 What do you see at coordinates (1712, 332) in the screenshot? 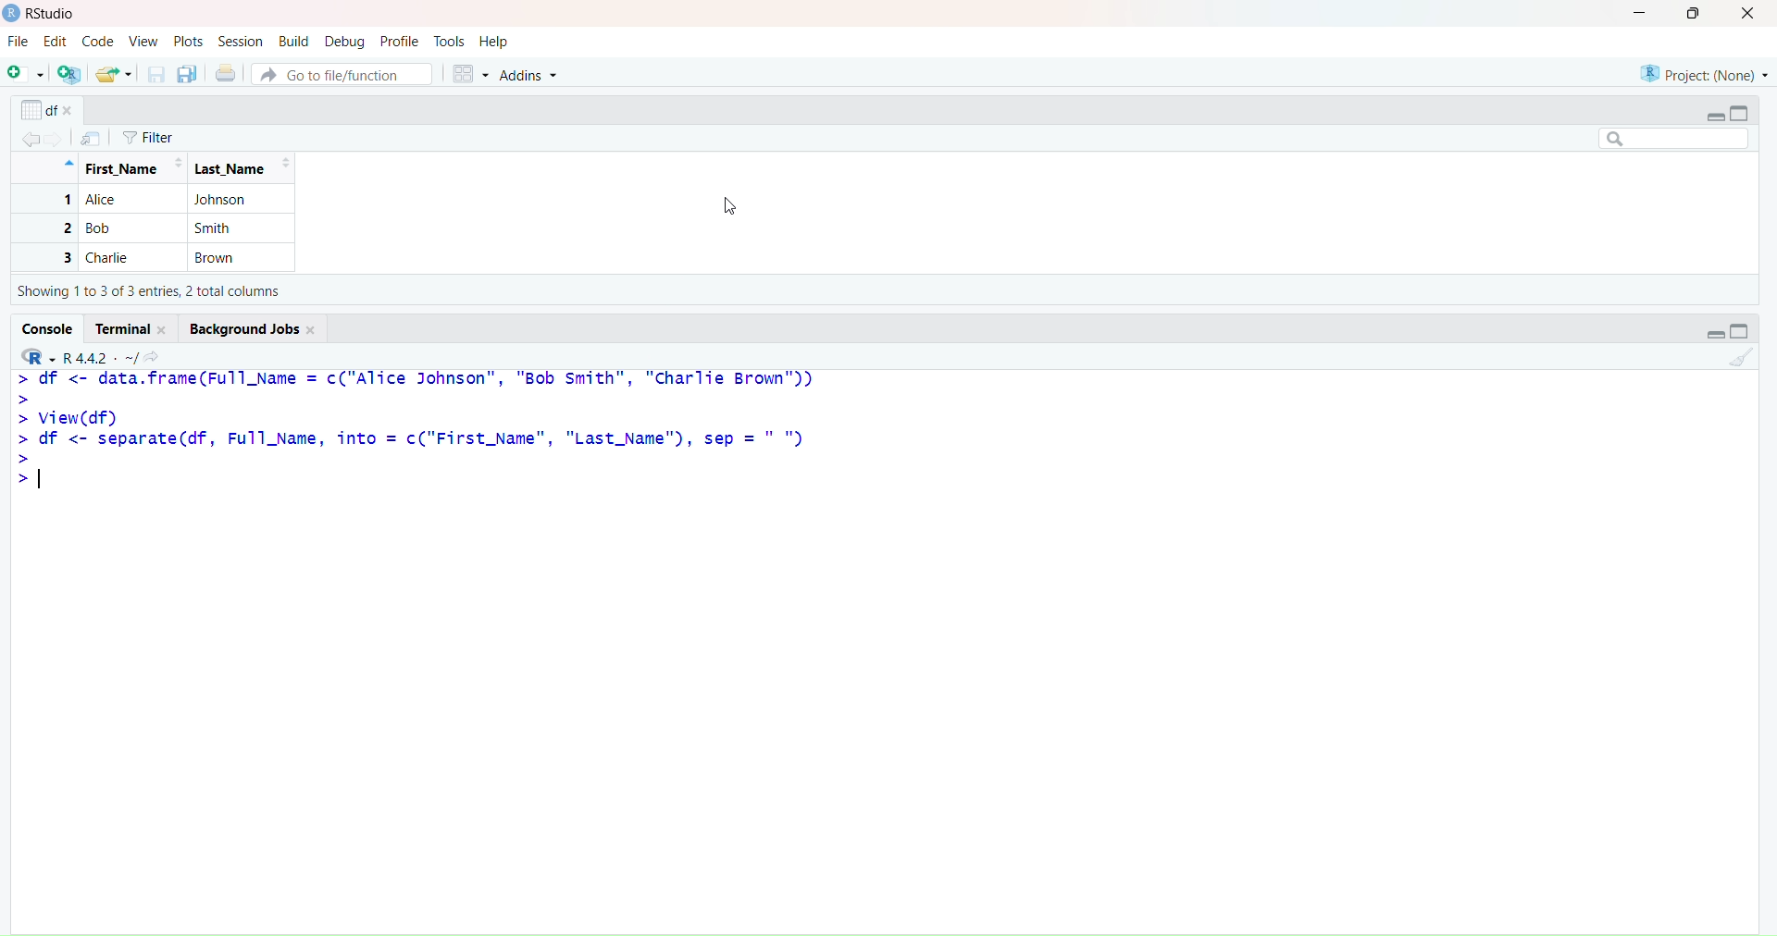
I see `Minimize` at bounding box center [1712, 332].